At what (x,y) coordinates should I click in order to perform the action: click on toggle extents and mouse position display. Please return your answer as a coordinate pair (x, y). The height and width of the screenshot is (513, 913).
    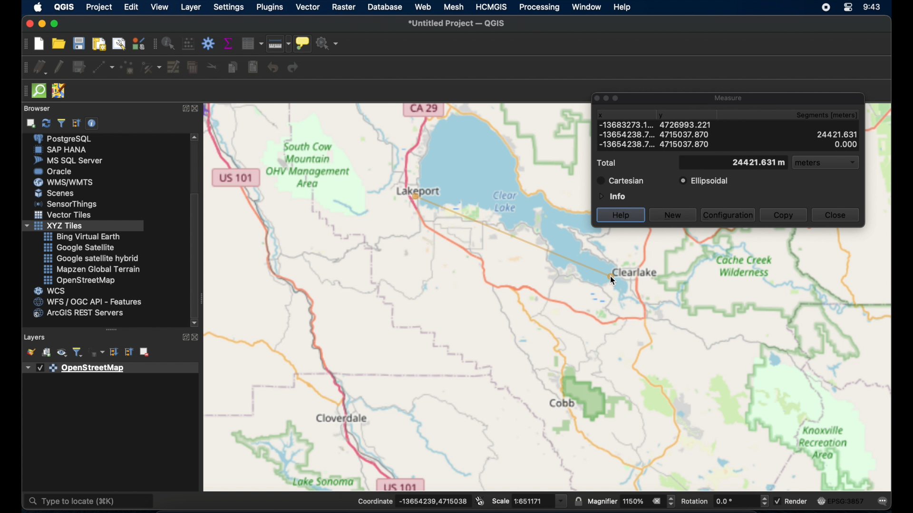
    Looking at the image, I should click on (480, 500).